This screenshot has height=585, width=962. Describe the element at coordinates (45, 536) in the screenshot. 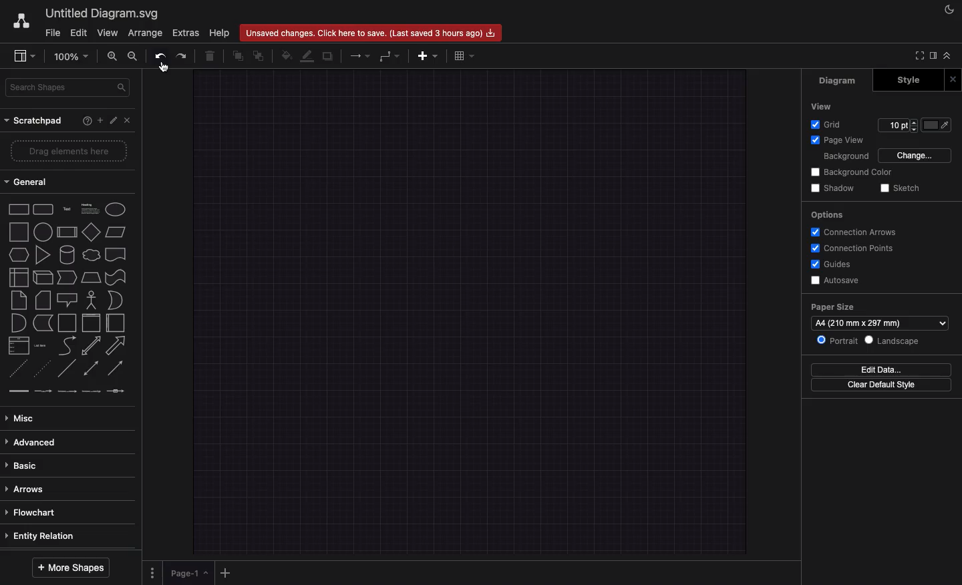

I see `Entity rotation` at that location.